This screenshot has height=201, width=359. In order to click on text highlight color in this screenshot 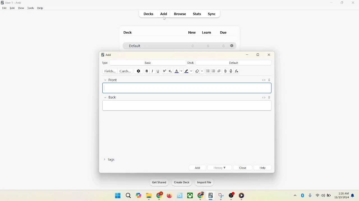, I will do `click(188, 71)`.